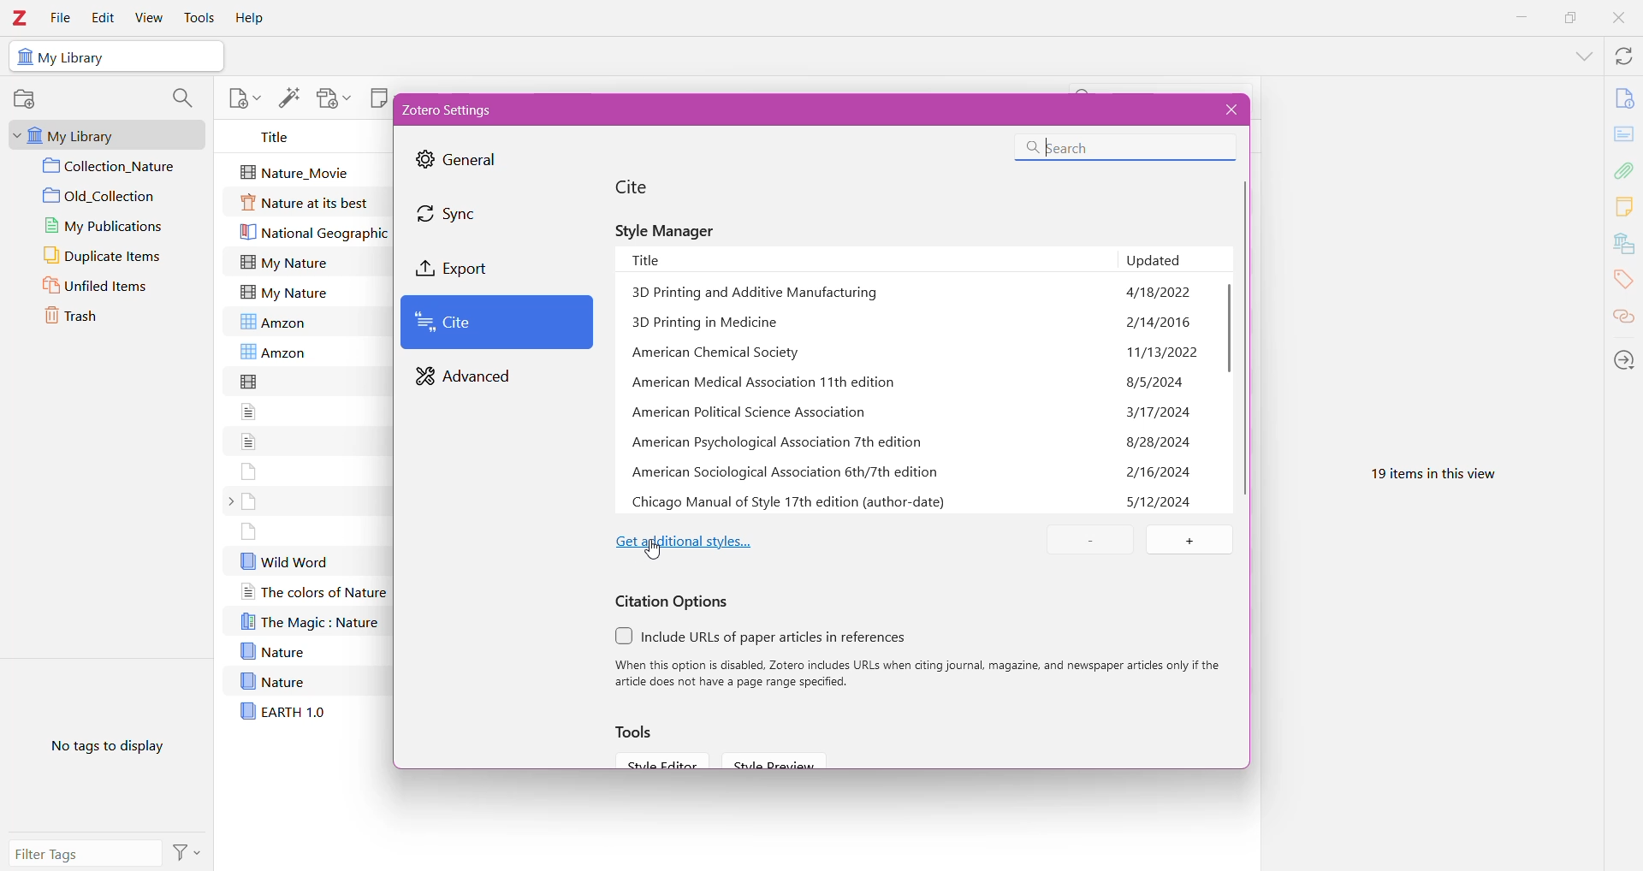 The image size is (1643, 871). I want to click on Sync, so click(464, 215).